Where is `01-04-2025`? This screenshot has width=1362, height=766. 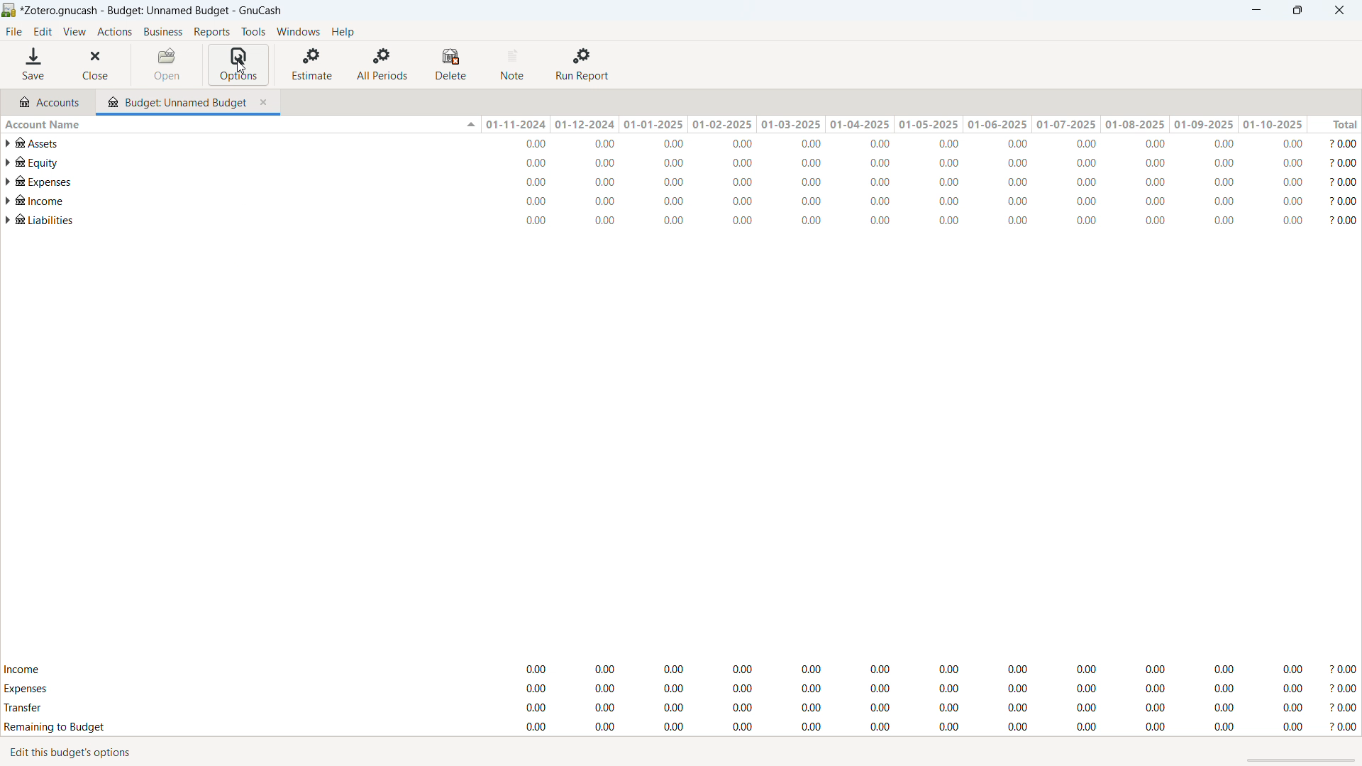 01-04-2025 is located at coordinates (857, 124).